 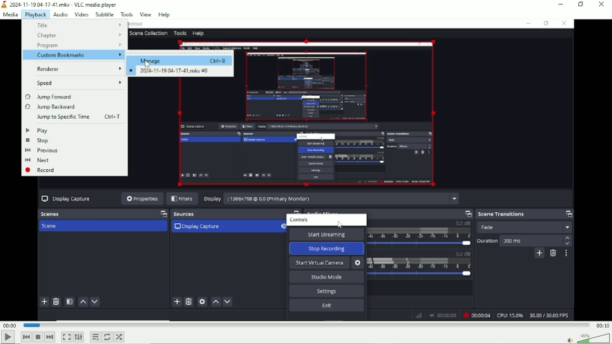 I want to click on Toggle video in fullscreen, so click(x=67, y=337).